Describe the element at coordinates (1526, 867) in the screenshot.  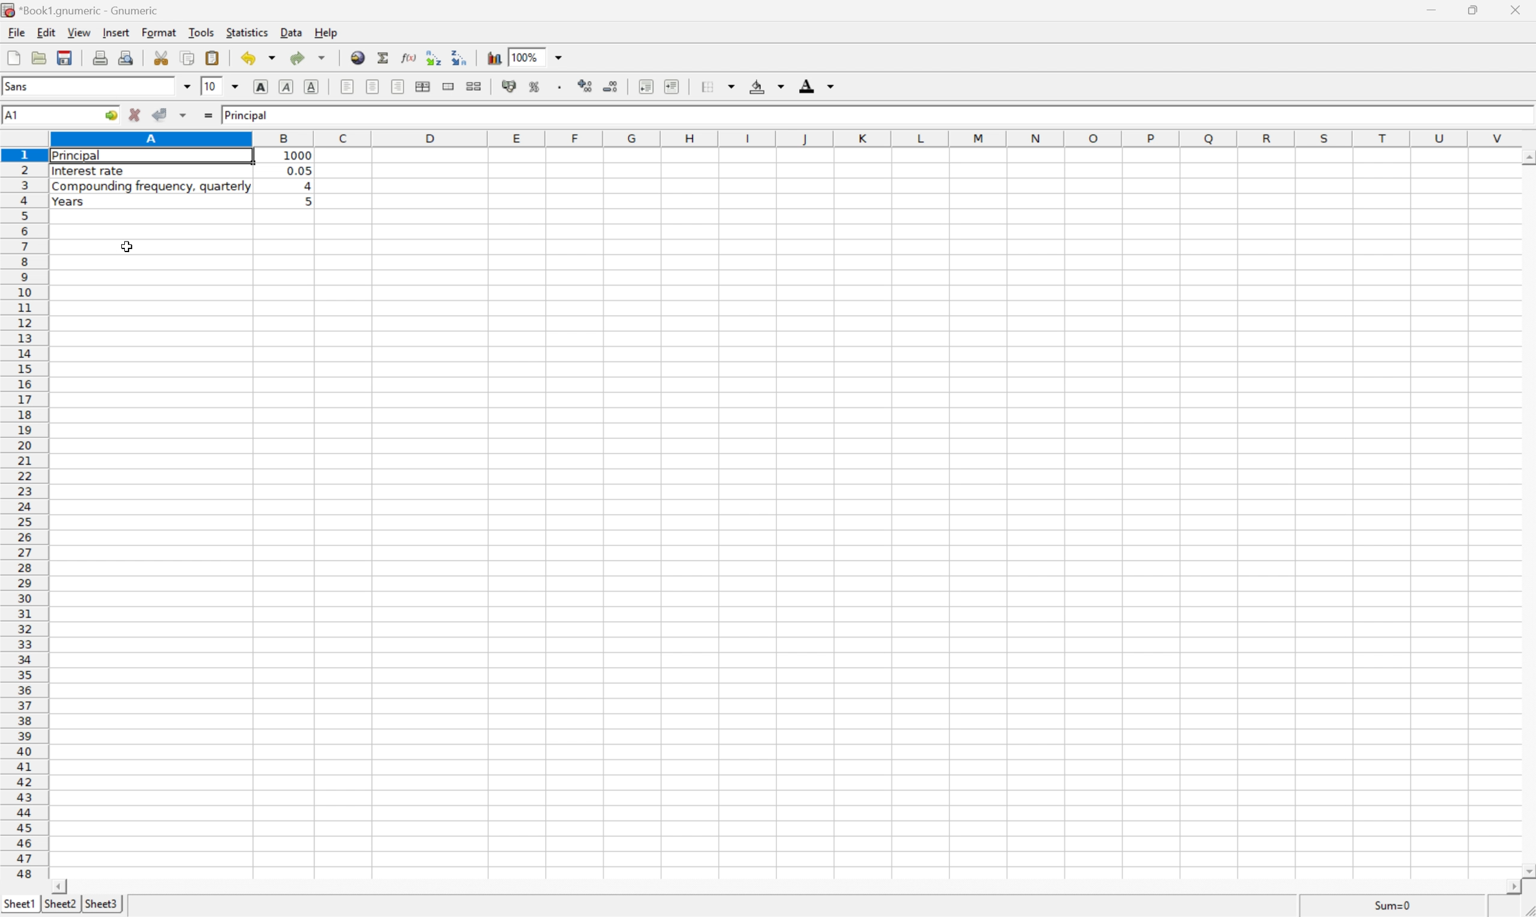
I see `scroll down` at that location.